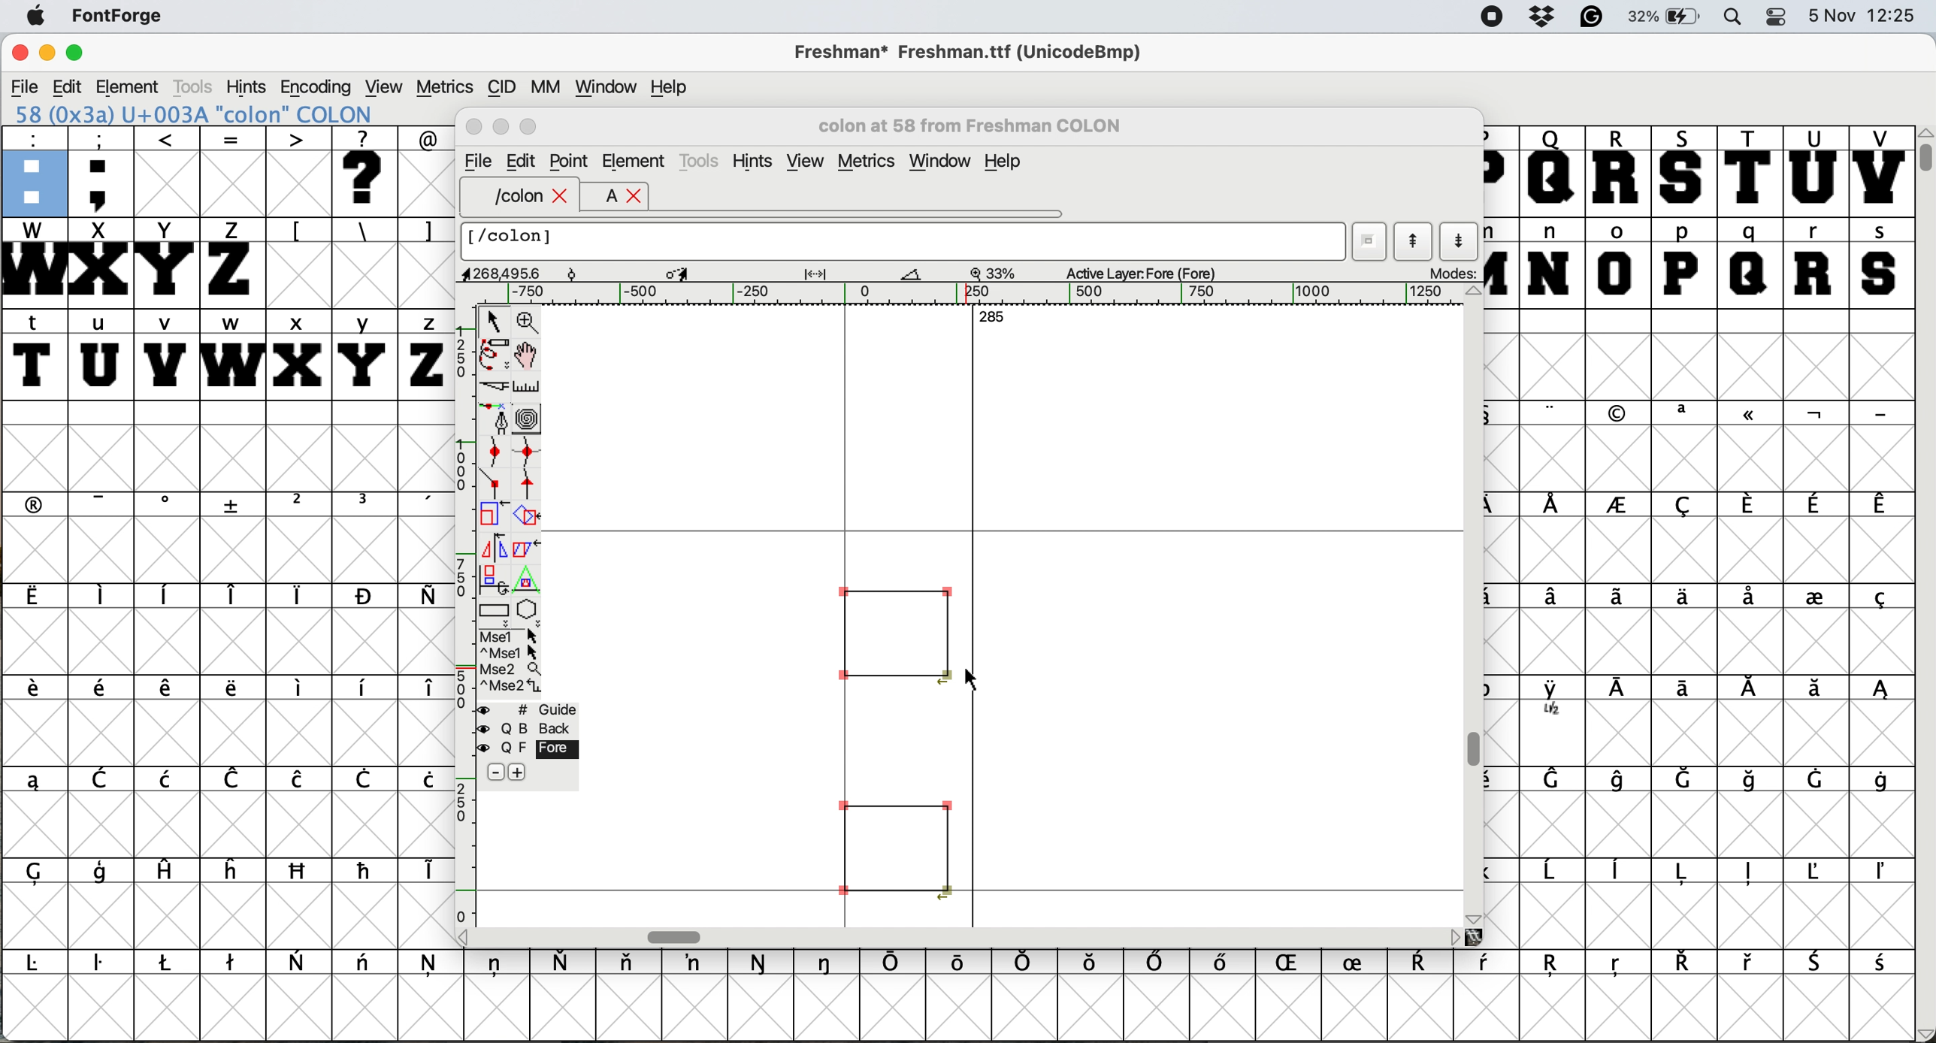 The width and height of the screenshot is (1936, 1043). Describe the element at coordinates (894, 963) in the screenshot. I see `symbol` at that location.